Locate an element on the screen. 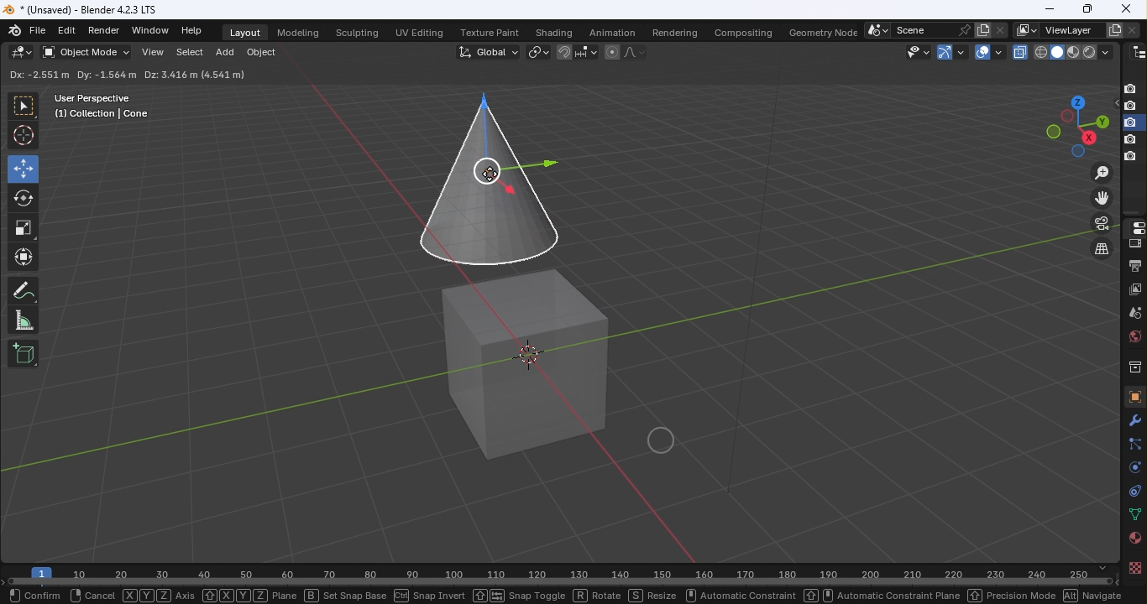 The height and width of the screenshot is (604, 1147). Measurement is located at coordinates (24, 321).